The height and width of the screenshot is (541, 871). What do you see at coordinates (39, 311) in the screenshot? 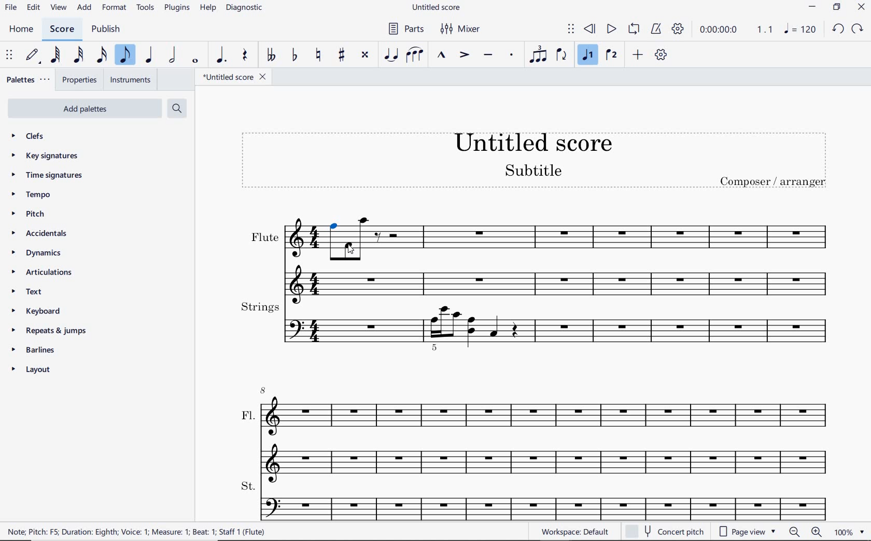
I see `keyboard` at bounding box center [39, 311].